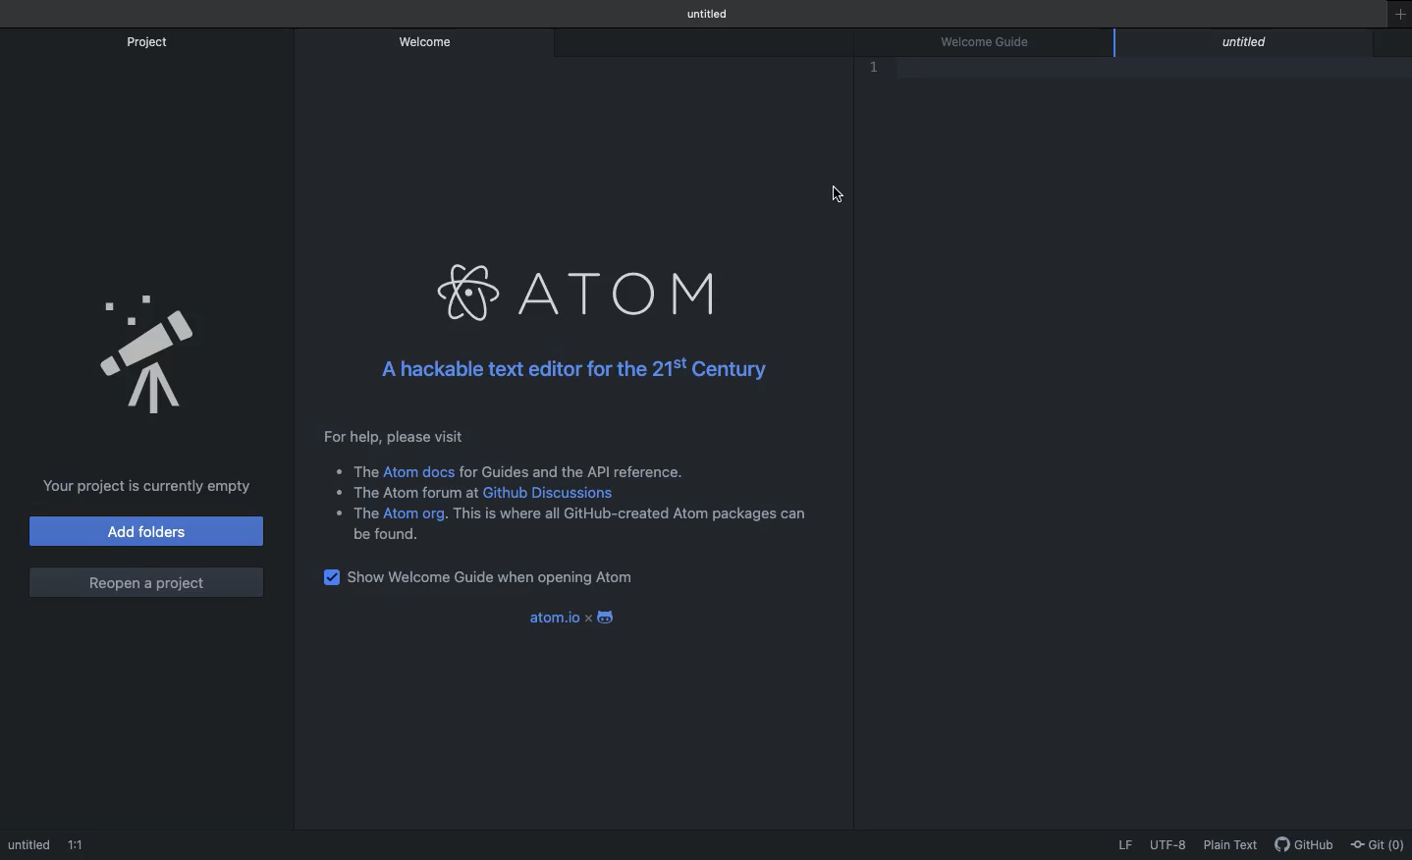 The image size is (1412, 860). I want to click on Close, so click(1360, 42).